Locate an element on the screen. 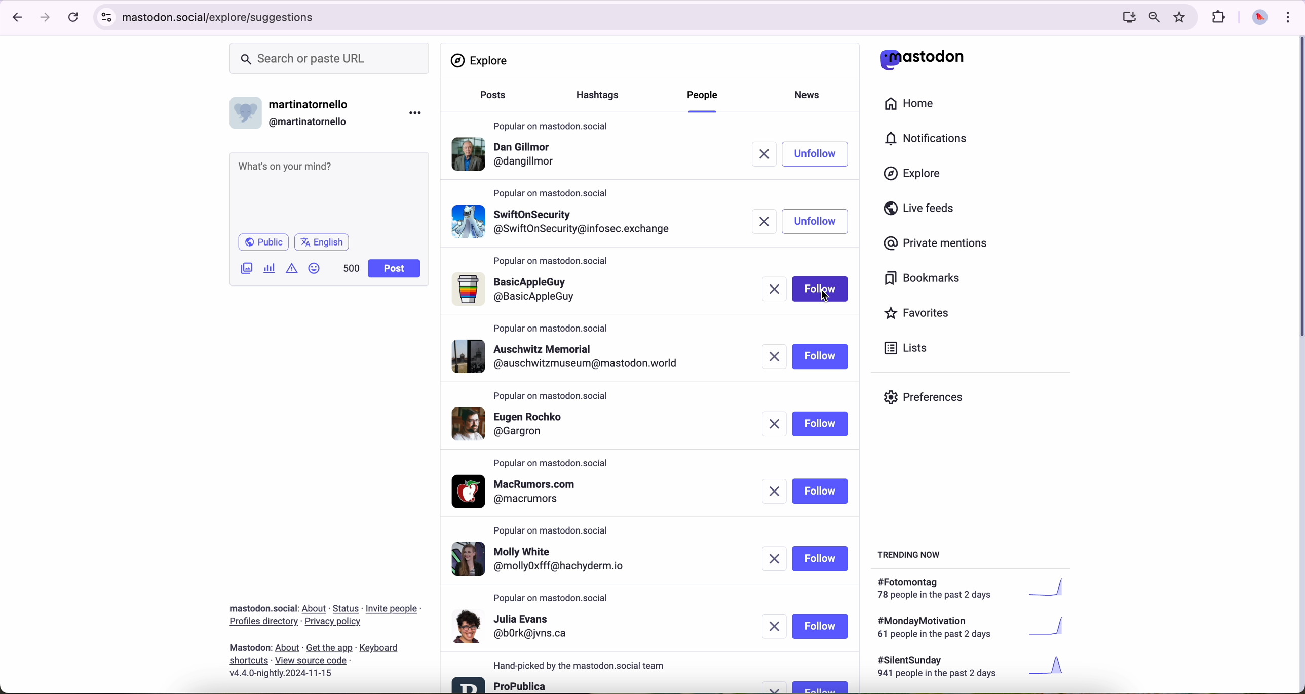  charts is located at coordinates (272, 268).